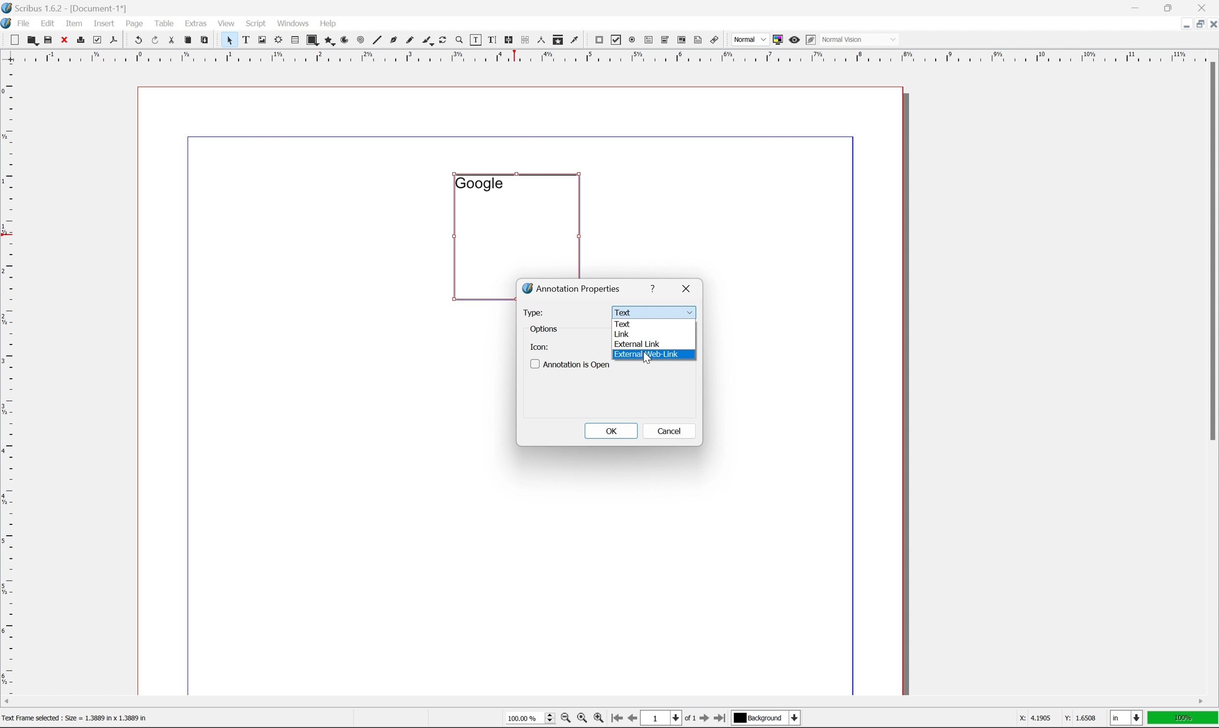 This screenshot has height=728, width=1219. What do you see at coordinates (647, 41) in the screenshot?
I see `pdf text field` at bounding box center [647, 41].